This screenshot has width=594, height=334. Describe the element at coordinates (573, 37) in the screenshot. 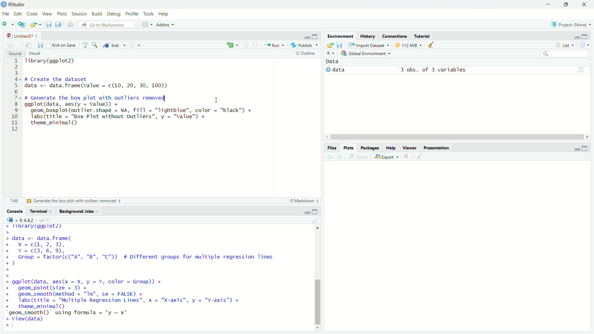

I see `minimise` at that location.